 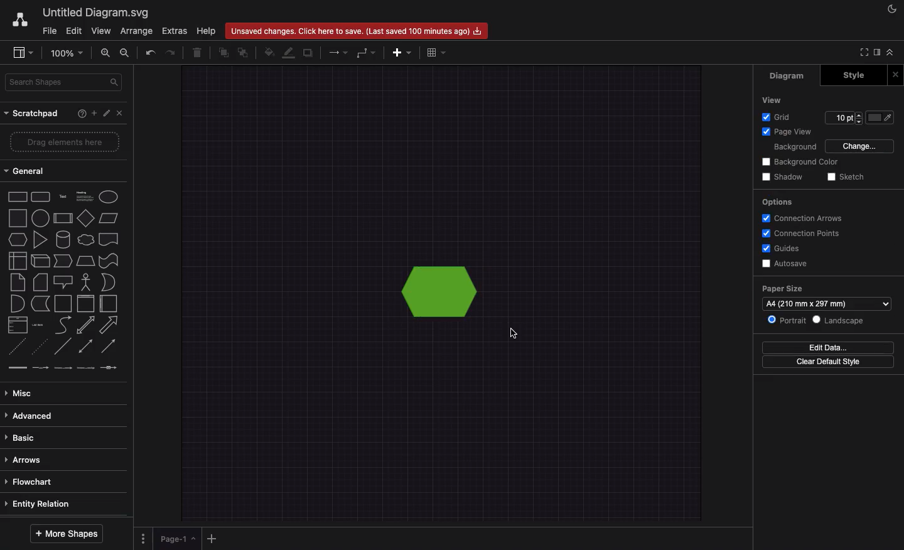 I want to click on Full screen, so click(x=863, y=52).